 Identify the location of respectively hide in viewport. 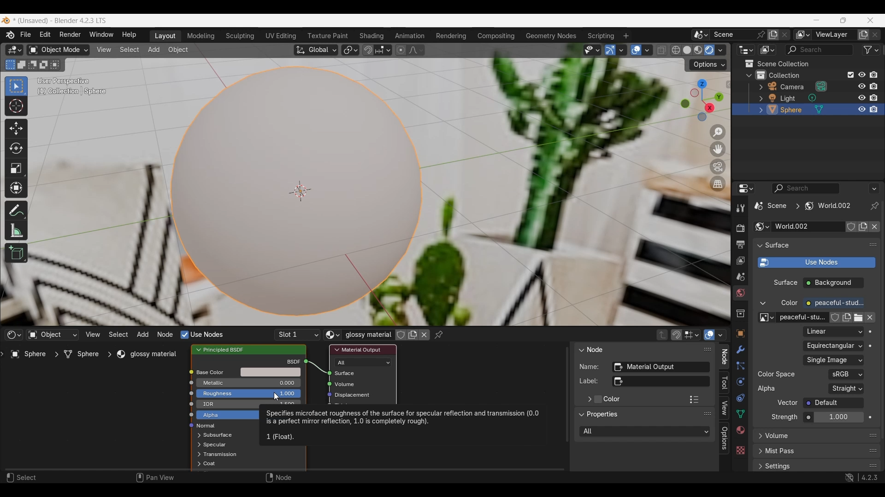
(860, 98).